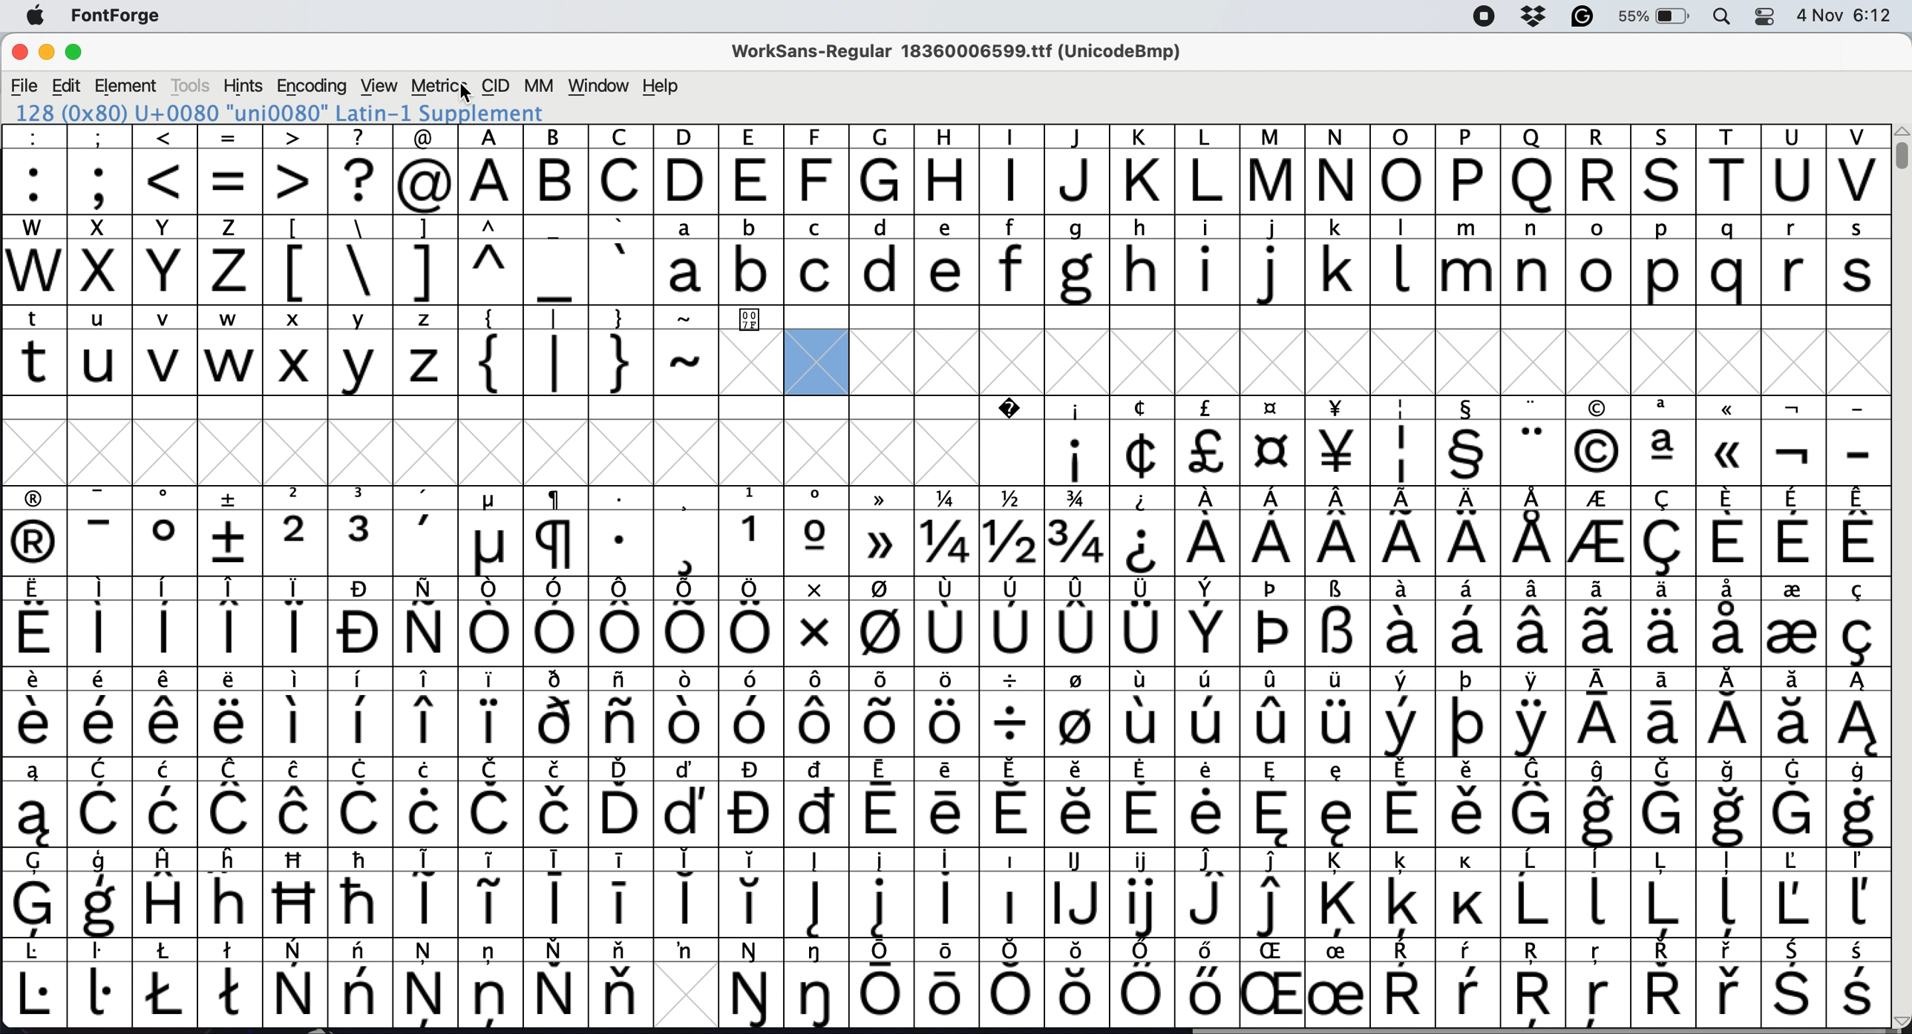 This screenshot has height=1034, width=1912. Describe the element at coordinates (497, 87) in the screenshot. I see `CID` at that location.